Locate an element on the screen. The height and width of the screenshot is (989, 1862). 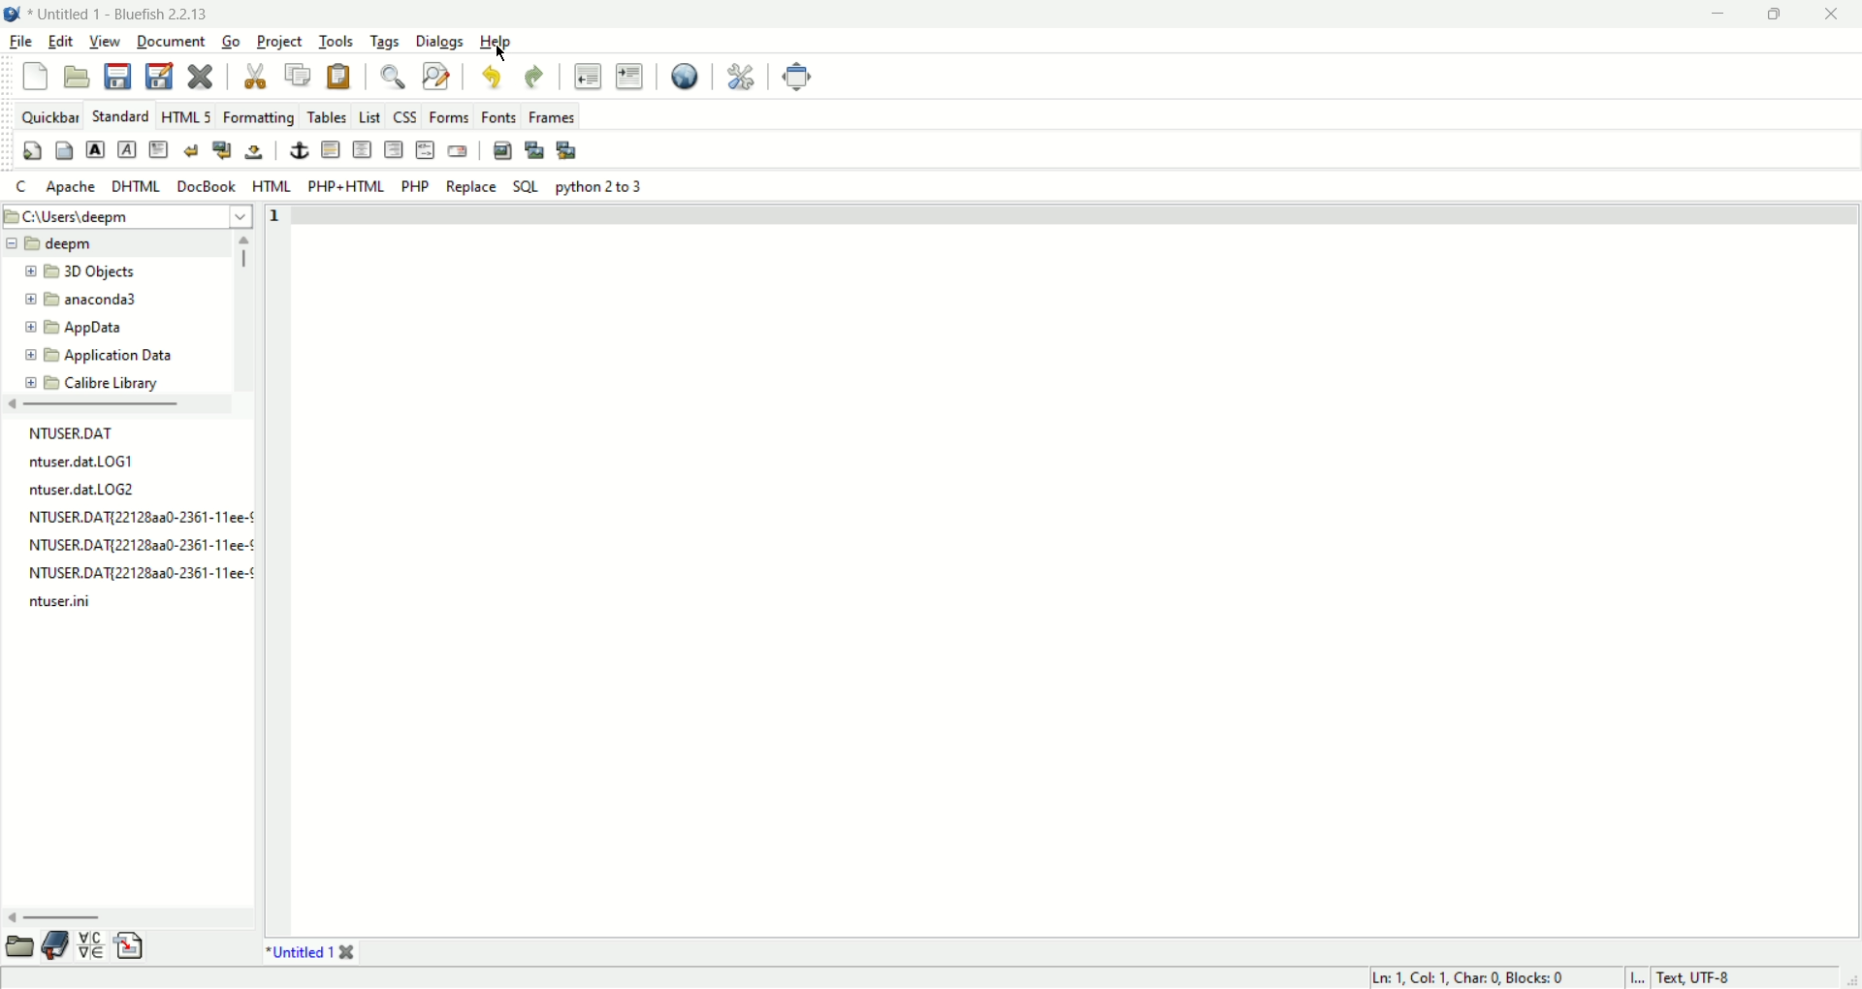
paragraph is located at coordinates (158, 150).